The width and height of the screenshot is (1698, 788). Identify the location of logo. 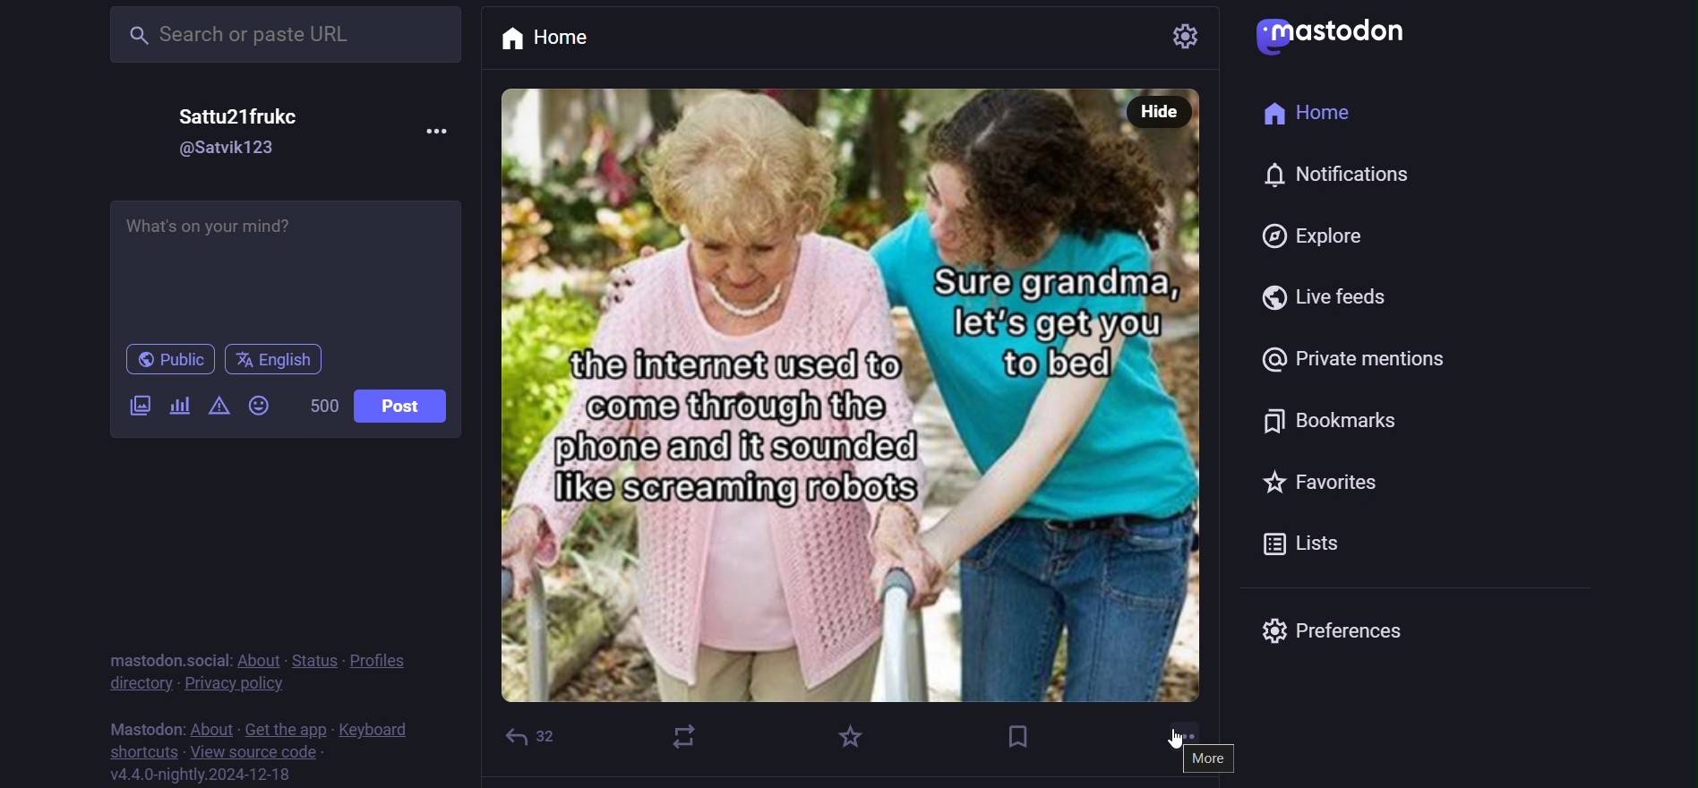
(1330, 34).